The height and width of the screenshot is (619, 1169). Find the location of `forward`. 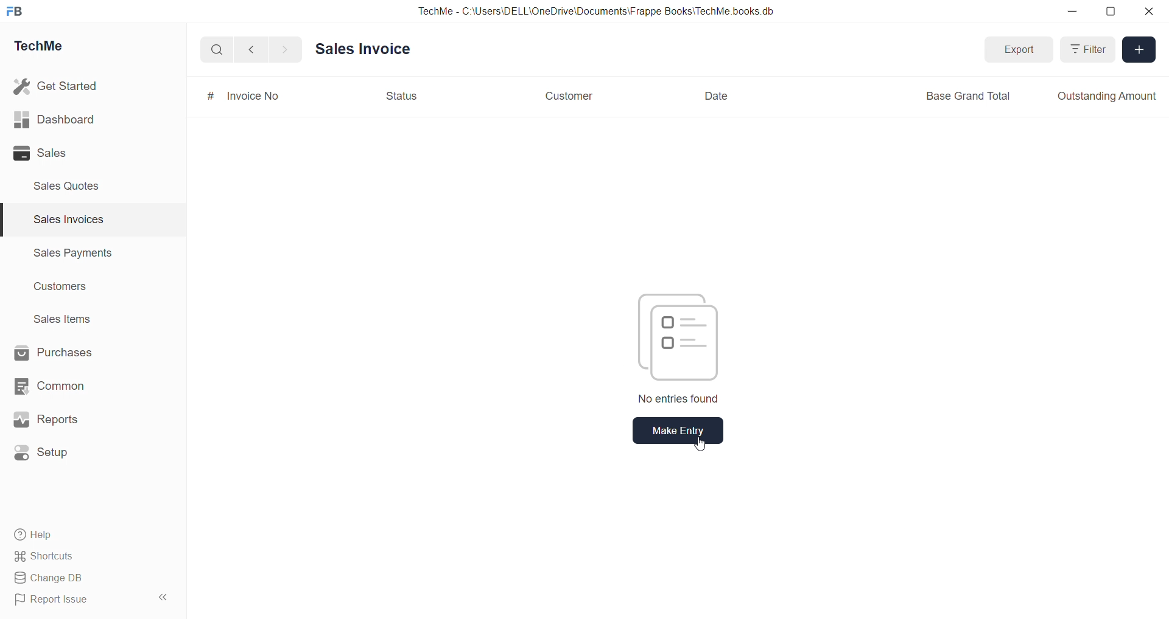

forward is located at coordinates (283, 50).